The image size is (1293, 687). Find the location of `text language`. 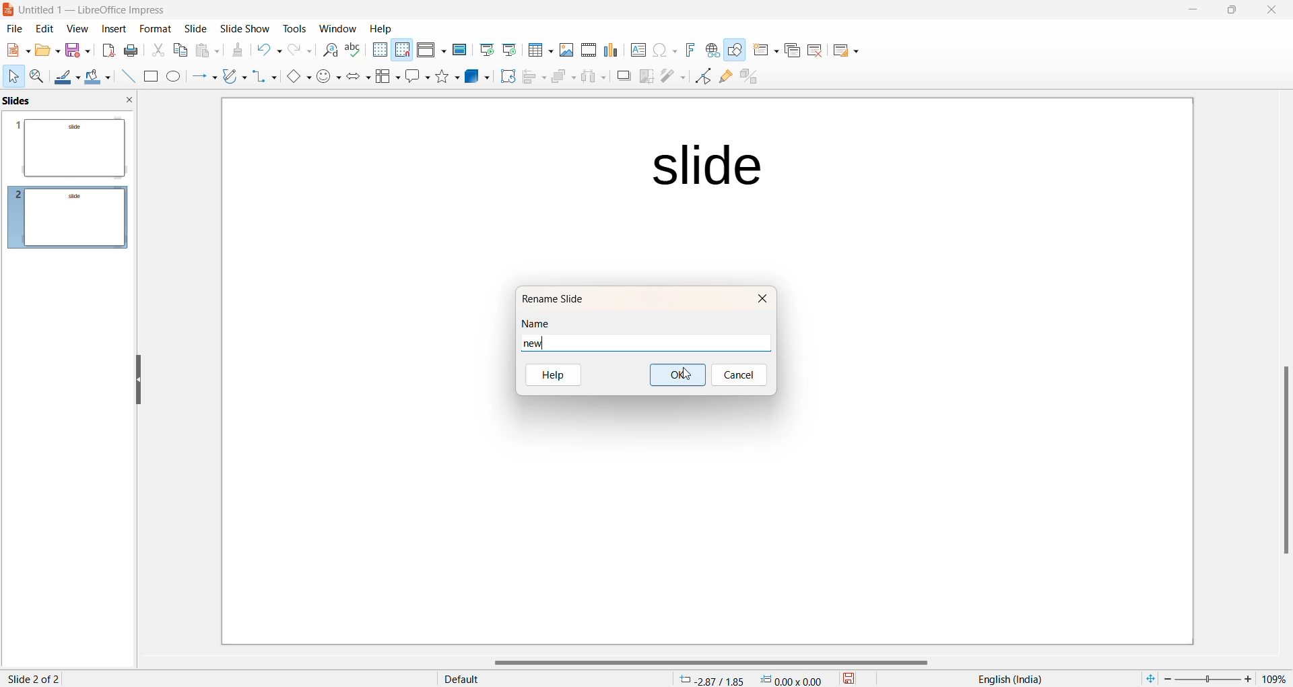

text language is located at coordinates (1014, 678).